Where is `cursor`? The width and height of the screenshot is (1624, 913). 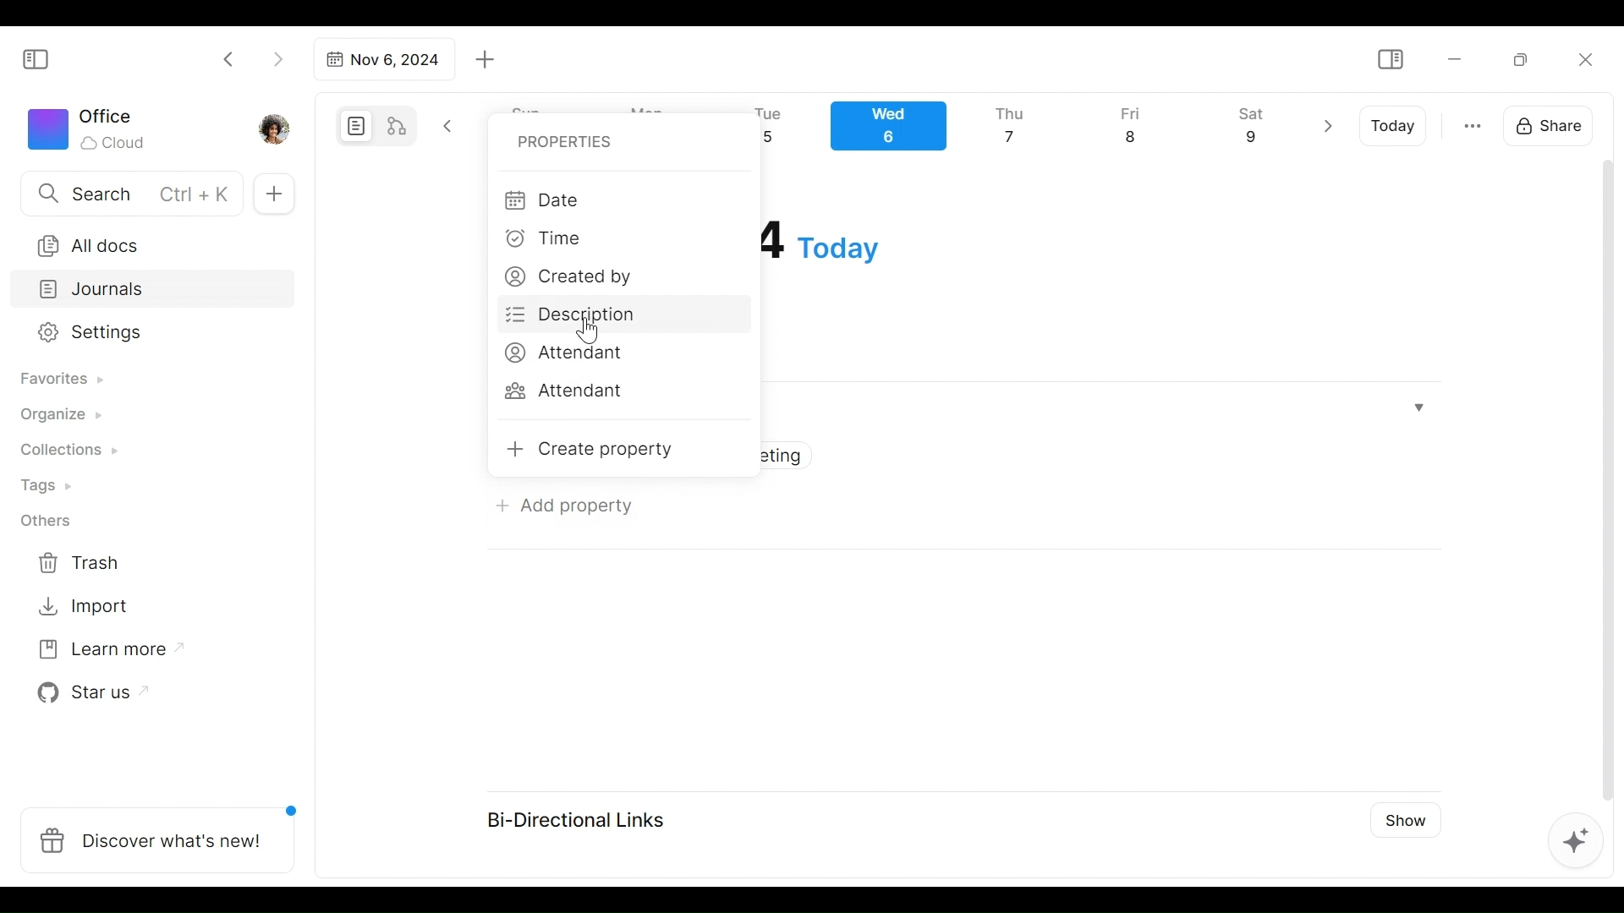 cursor is located at coordinates (590, 332).